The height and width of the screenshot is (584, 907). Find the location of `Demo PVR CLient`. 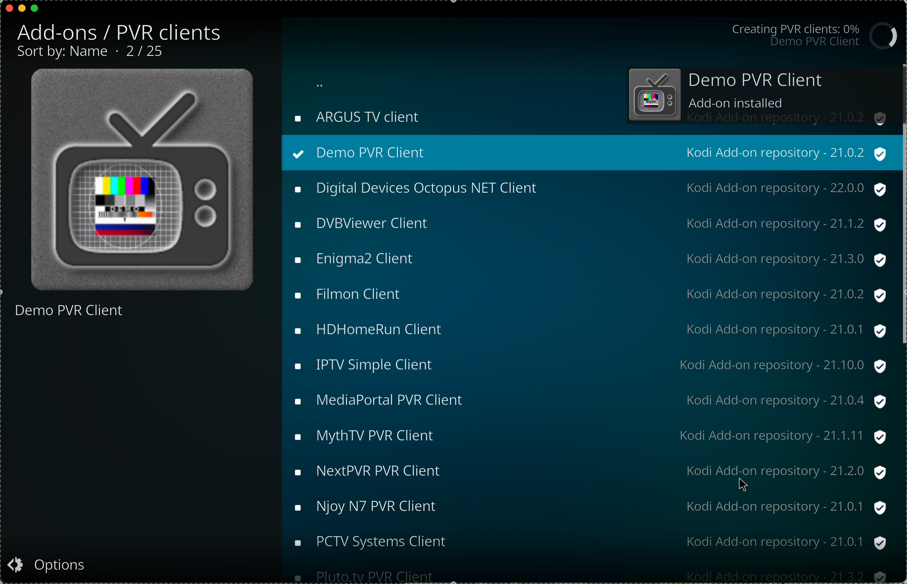

Demo PVR CLient is located at coordinates (85, 322).